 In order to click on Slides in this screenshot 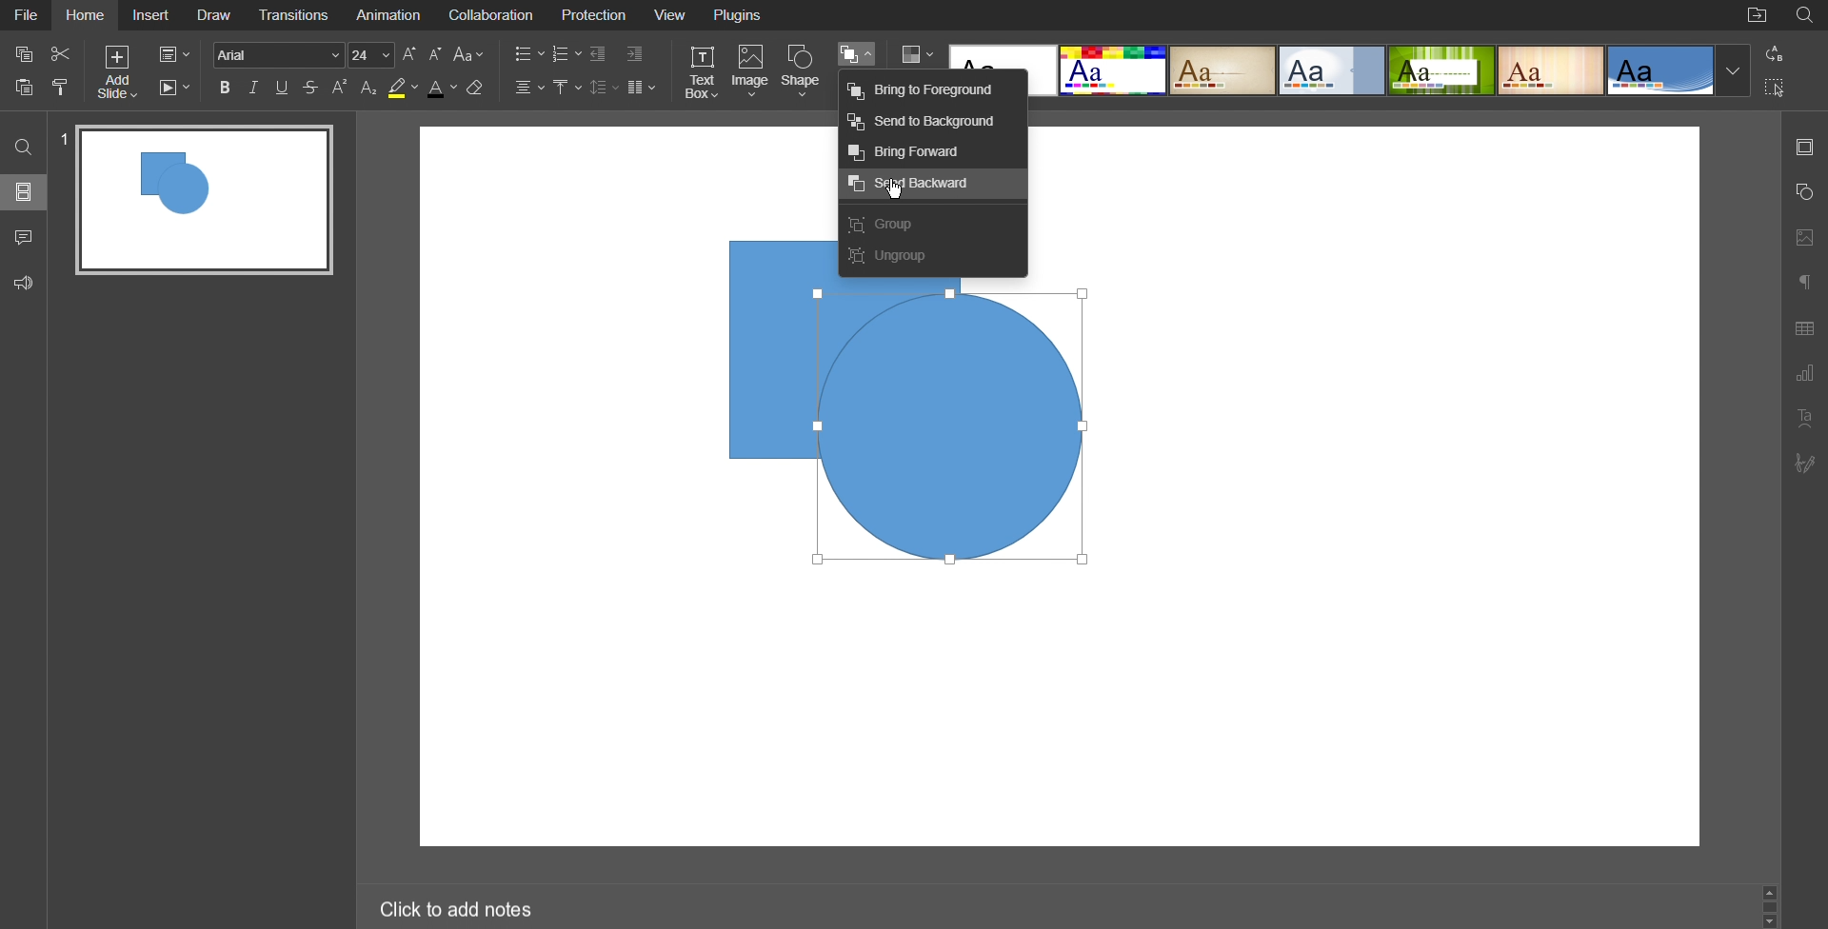, I will do `click(22, 190)`.